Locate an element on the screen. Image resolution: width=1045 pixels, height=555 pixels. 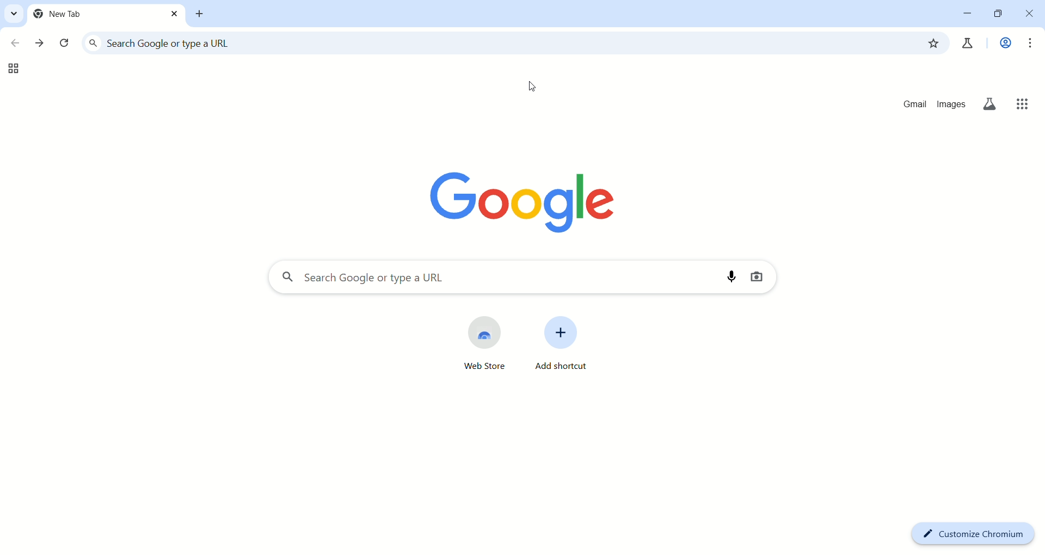
chrome lab is located at coordinates (966, 46).